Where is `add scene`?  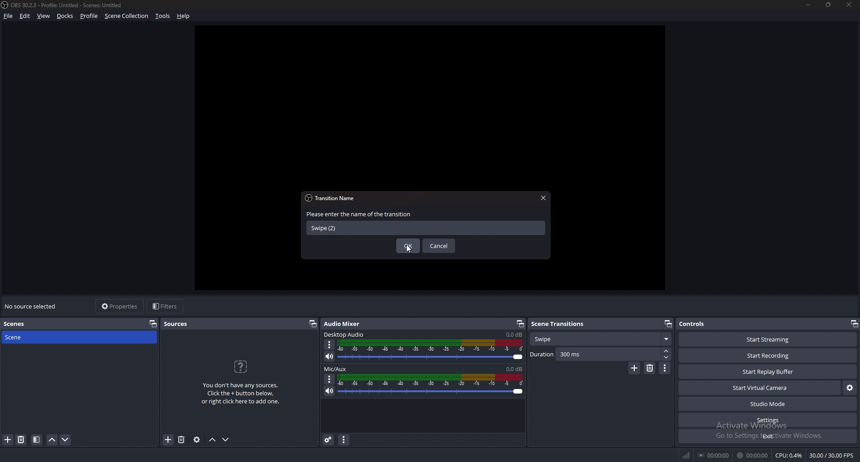
add scene is located at coordinates (8, 440).